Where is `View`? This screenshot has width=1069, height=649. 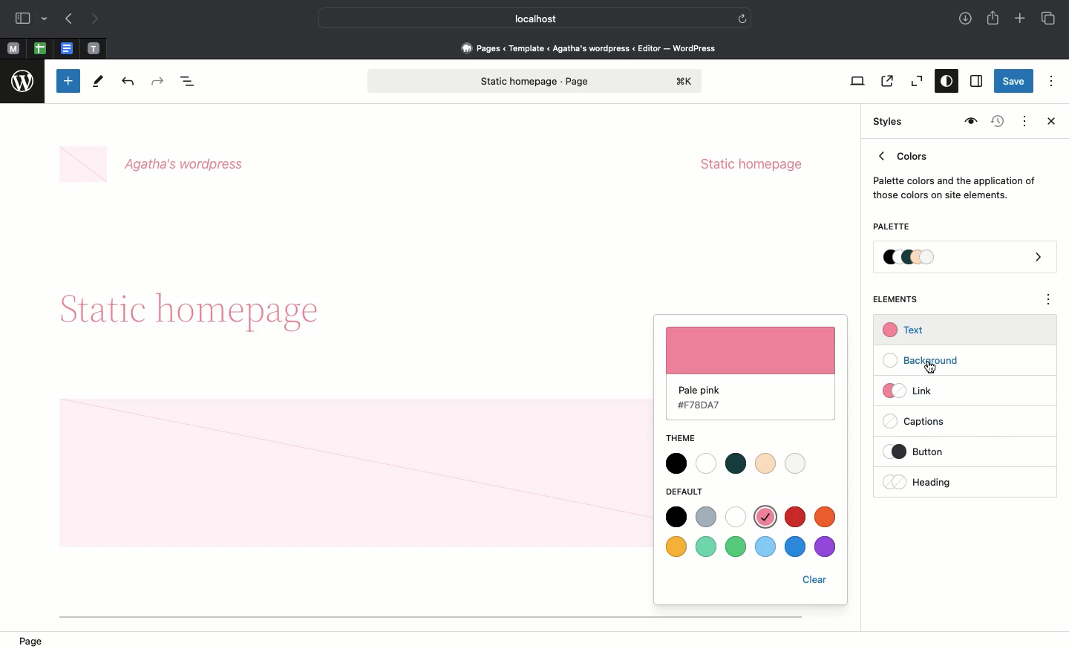 View is located at coordinates (854, 81).